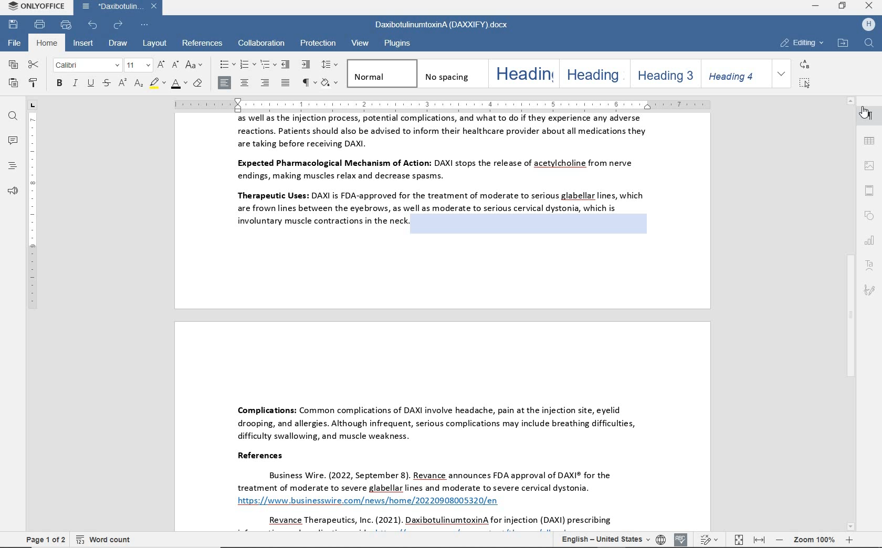  I want to click on superscript, so click(122, 84).